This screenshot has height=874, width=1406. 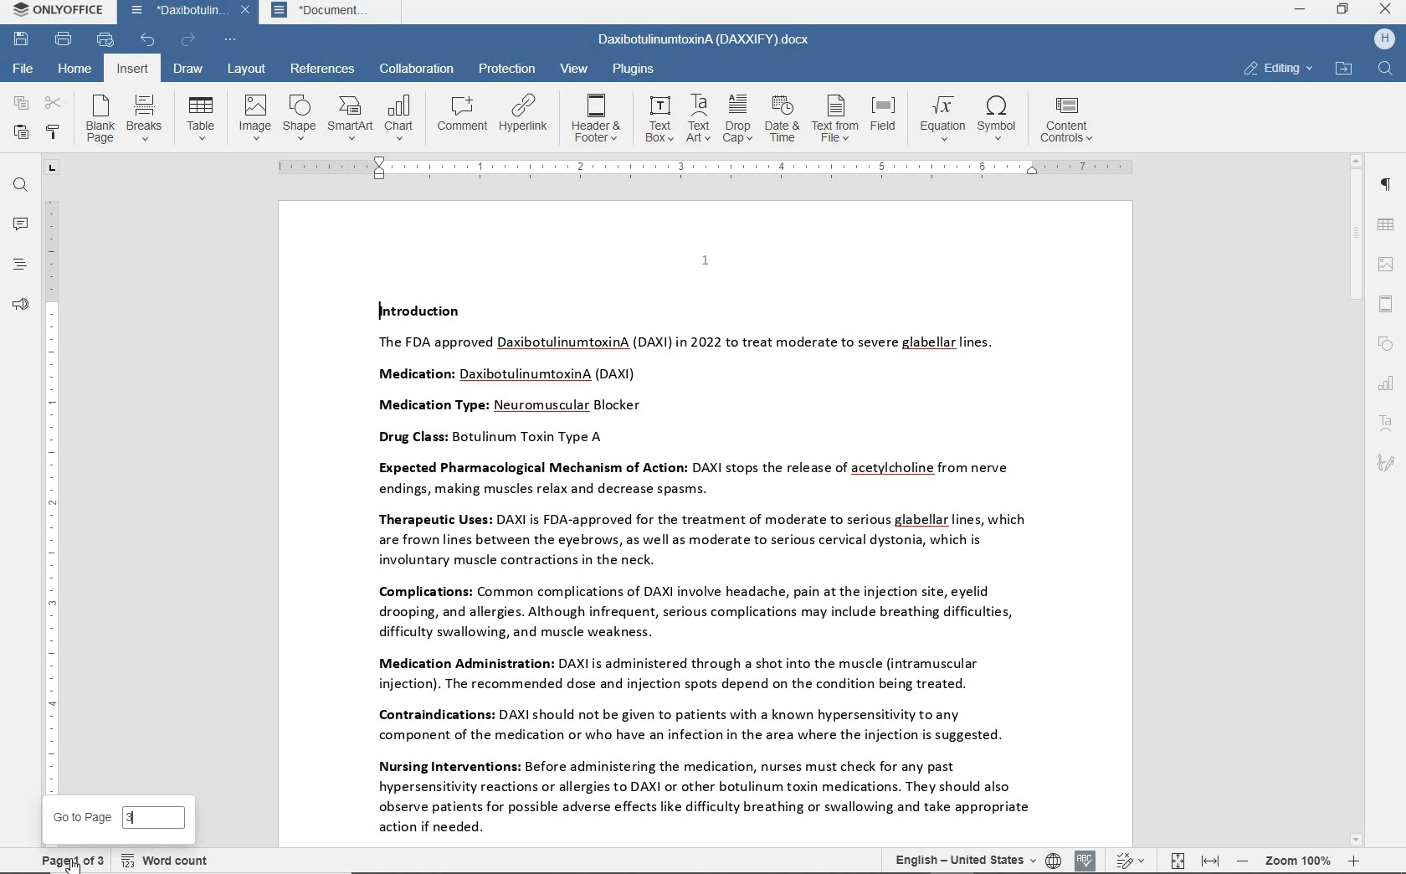 What do you see at coordinates (190, 69) in the screenshot?
I see `draw` at bounding box center [190, 69].